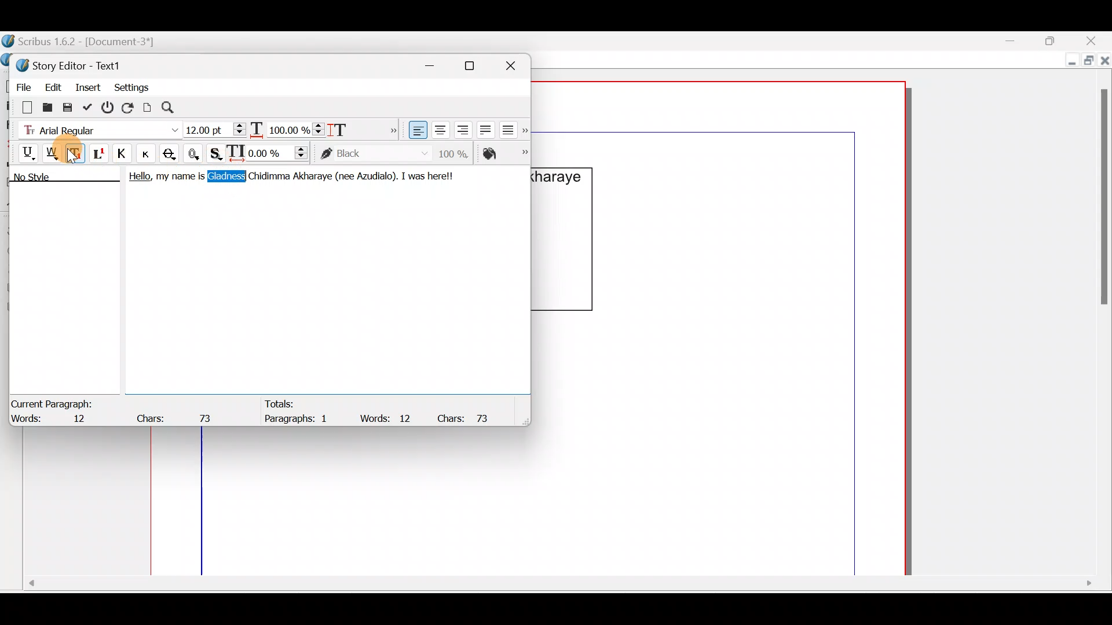  Describe the element at coordinates (148, 106) in the screenshot. I see `Update text frame` at that location.